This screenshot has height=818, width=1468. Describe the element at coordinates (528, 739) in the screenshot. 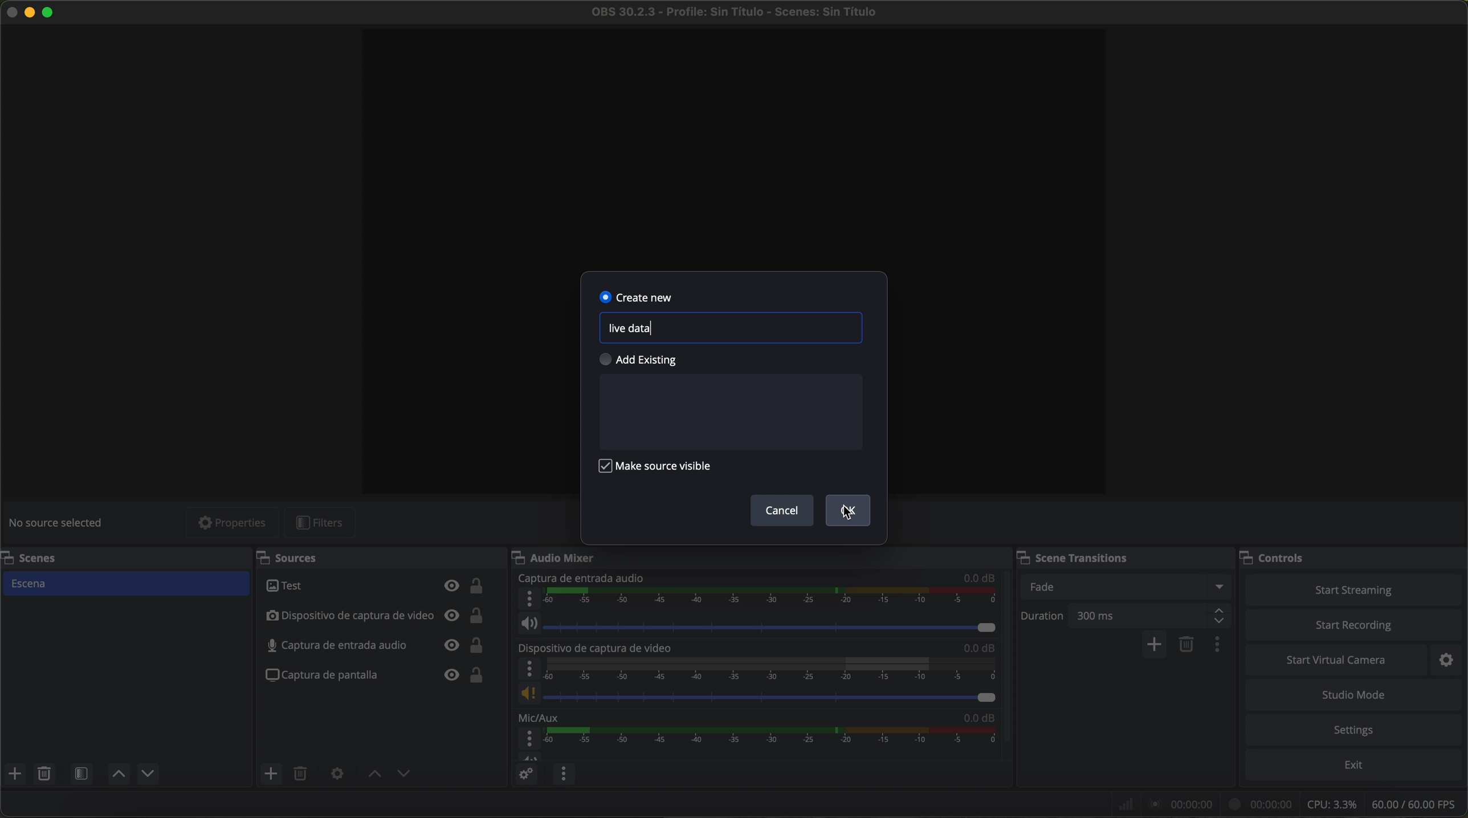

I see `more options` at that location.